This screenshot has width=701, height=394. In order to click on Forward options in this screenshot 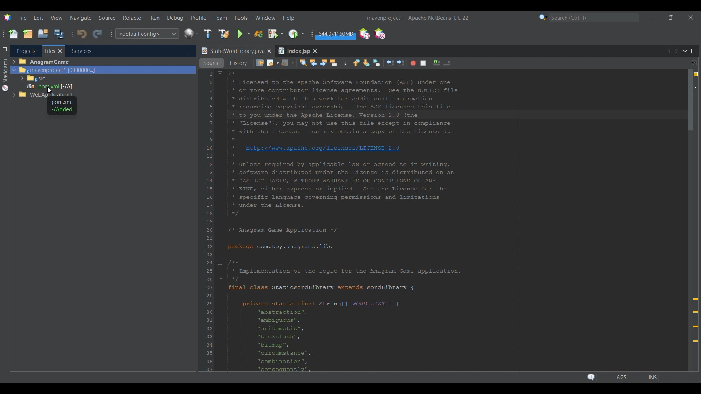, I will do `click(287, 63)`.